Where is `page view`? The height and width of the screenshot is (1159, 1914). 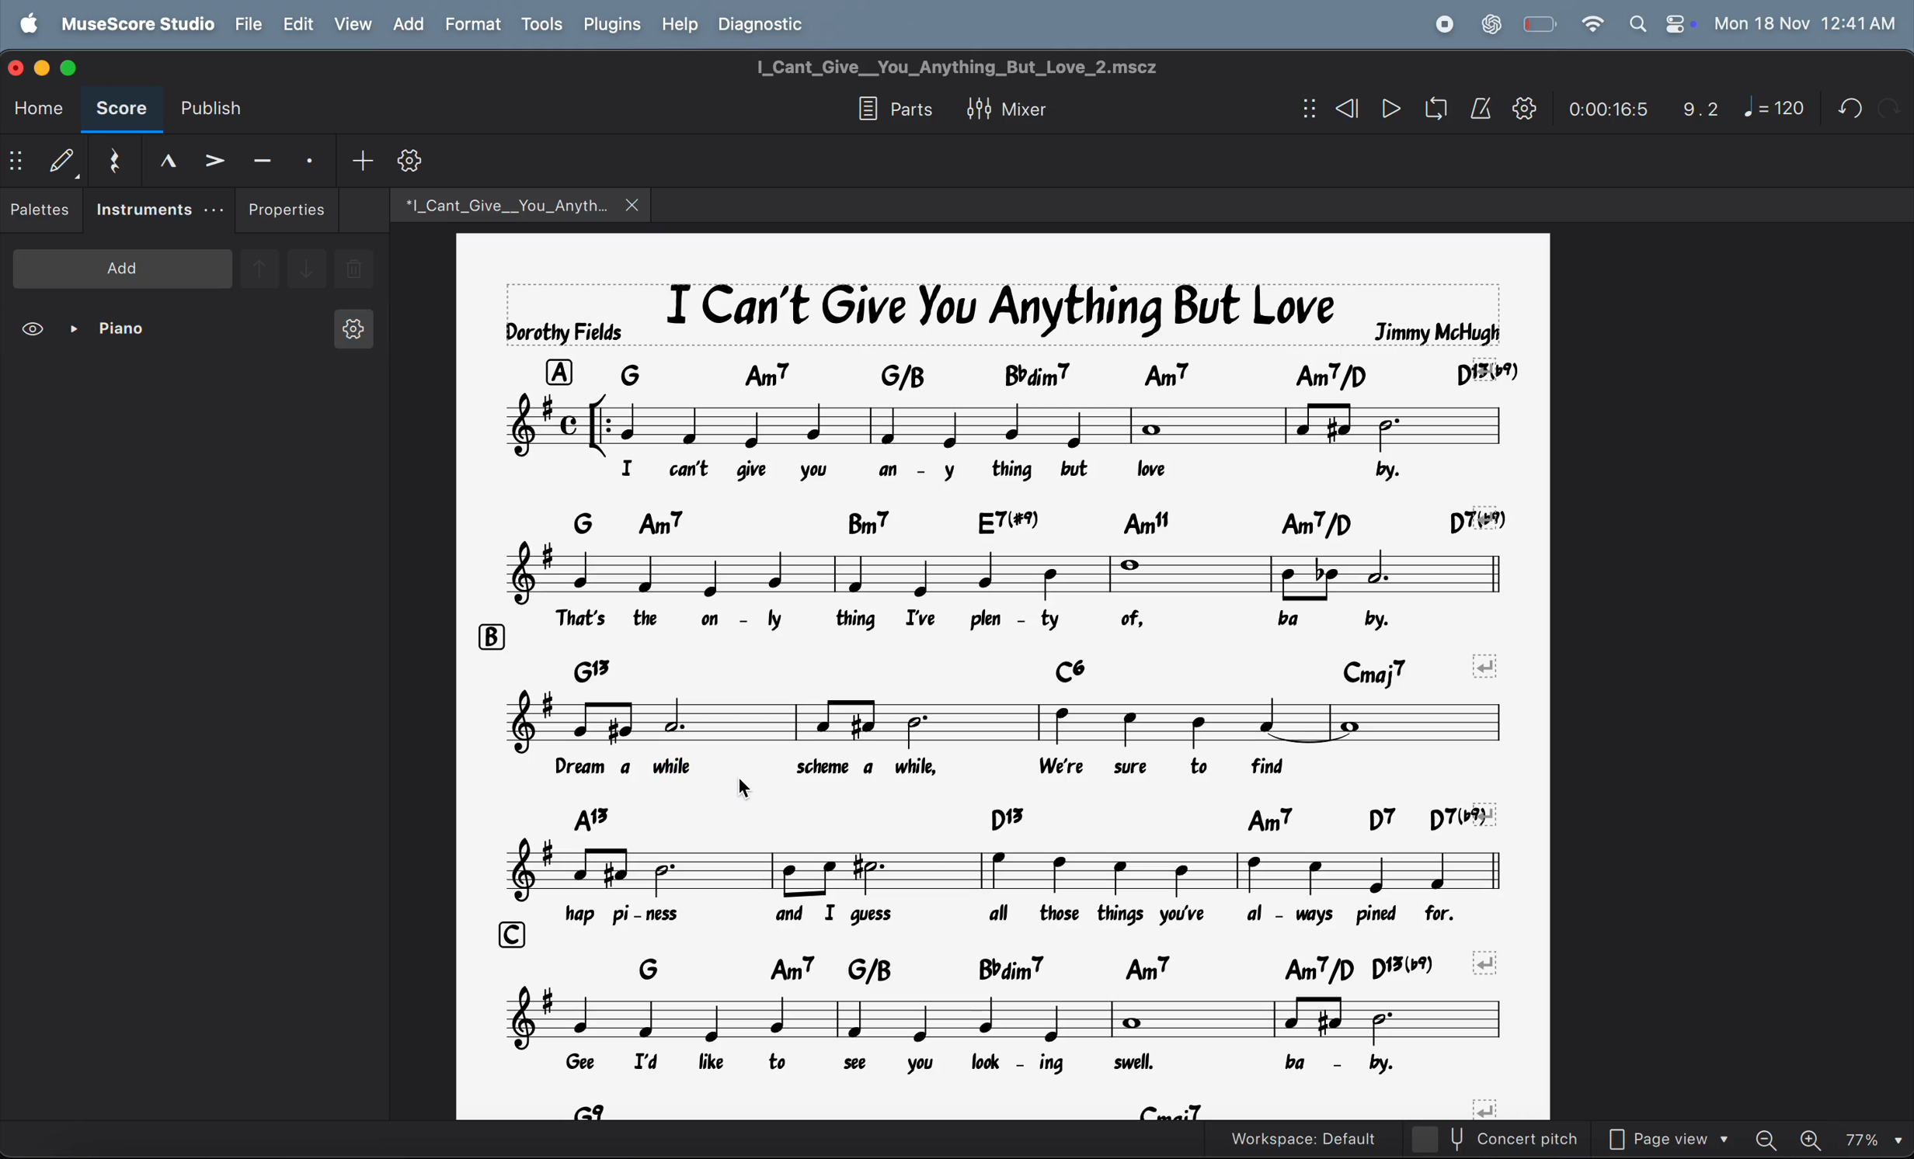
page view is located at coordinates (1665, 1136).